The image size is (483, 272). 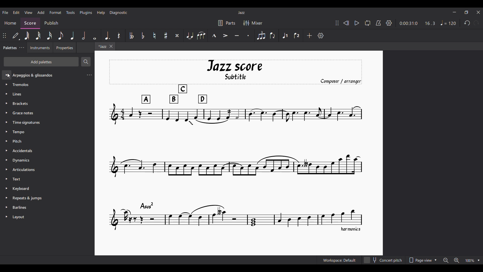 What do you see at coordinates (72, 36) in the screenshot?
I see `Quarter note` at bounding box center [72, 36].